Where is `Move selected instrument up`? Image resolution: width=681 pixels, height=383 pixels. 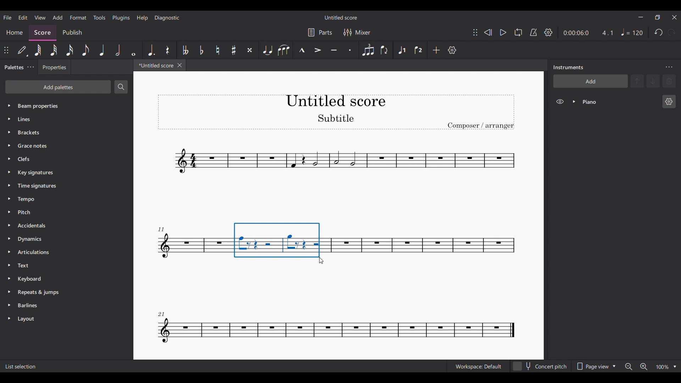
Move selected instrument up is located at coordinates (638, 81).